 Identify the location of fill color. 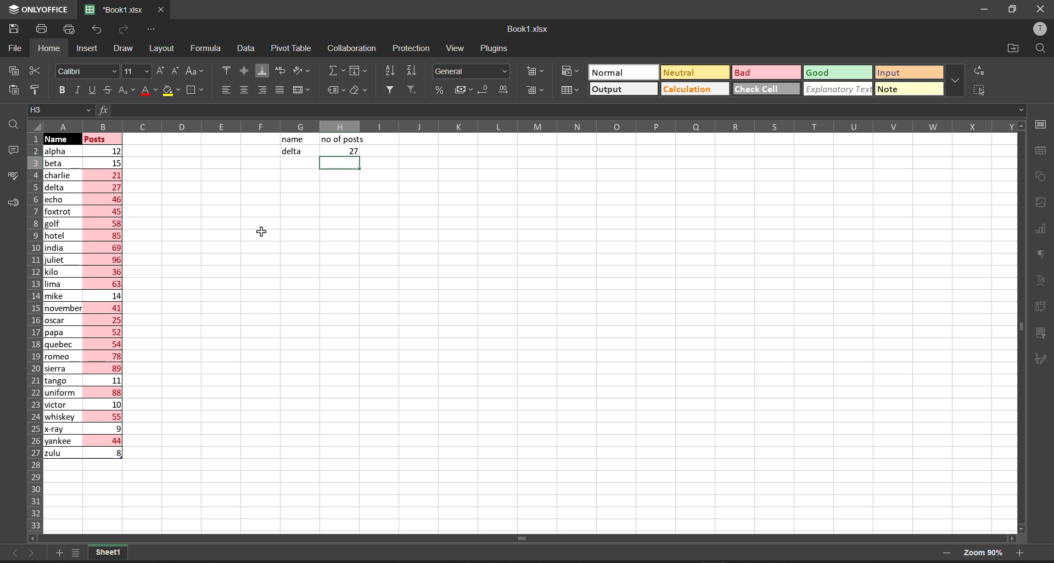
(172, 91).